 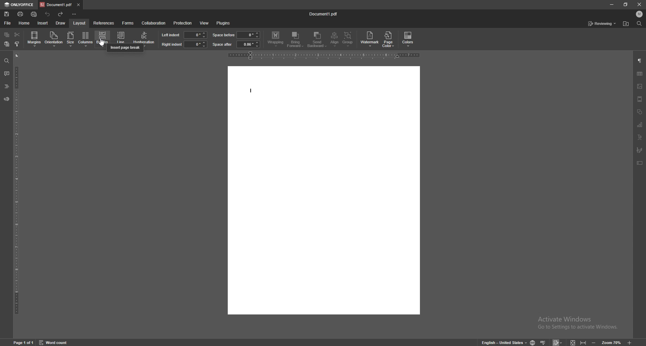 What do you see at coordinates (223, 23) in the screenshot?
I see `plugins` at bounding box center [223, 23].